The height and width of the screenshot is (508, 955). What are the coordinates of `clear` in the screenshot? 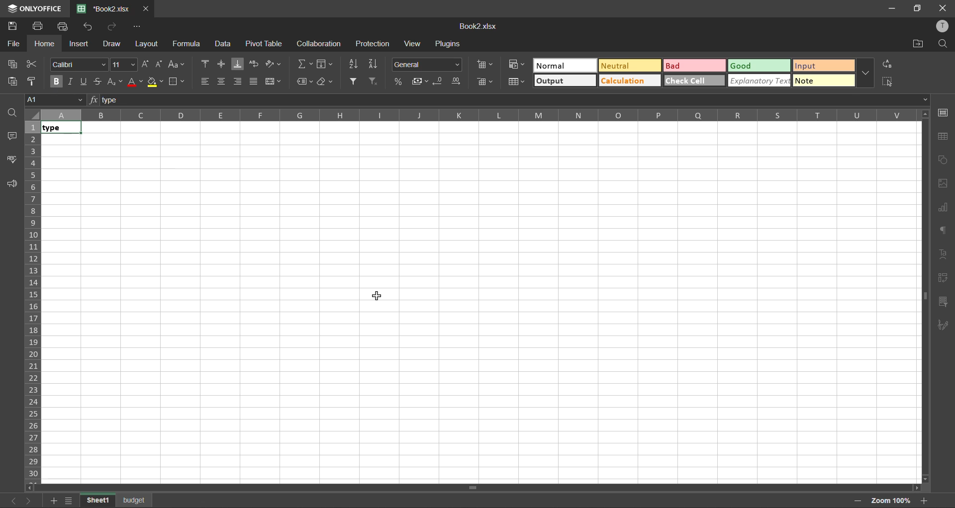 It's located at (325, 82).